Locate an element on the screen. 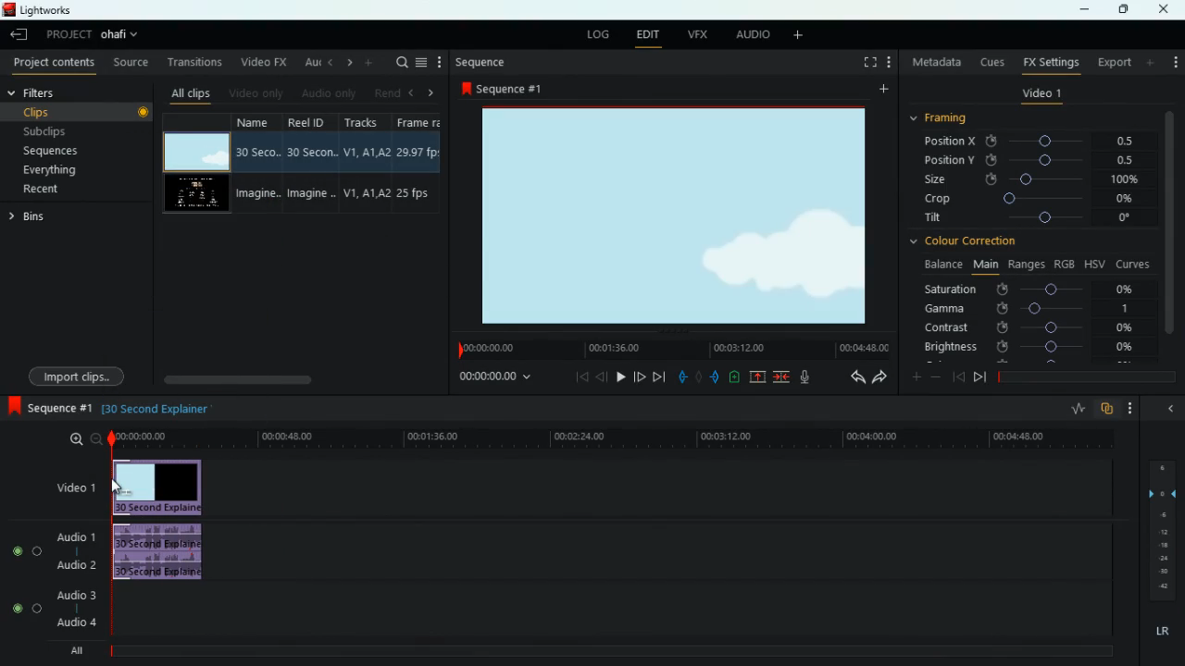  25 fps is located at coordinates (418, 192).